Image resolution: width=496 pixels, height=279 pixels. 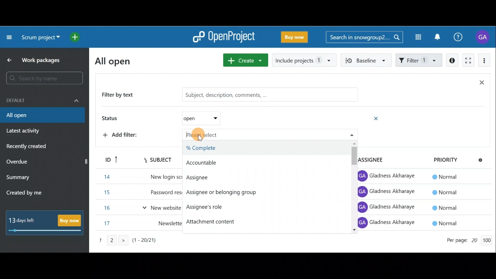 What do you see at coordinates (110, 159) in the screenshot?
I see `ID` at bounding box center [110, 159].